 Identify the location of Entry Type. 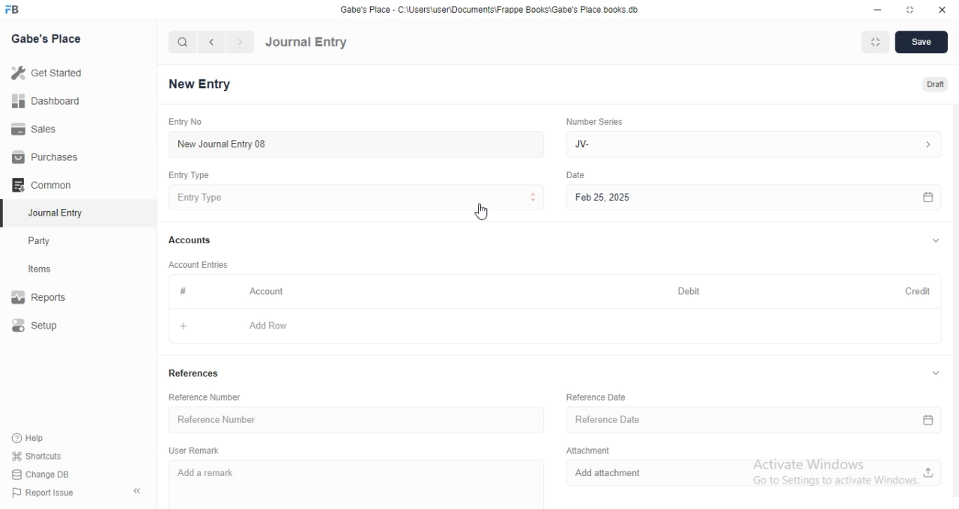
(355, 198).